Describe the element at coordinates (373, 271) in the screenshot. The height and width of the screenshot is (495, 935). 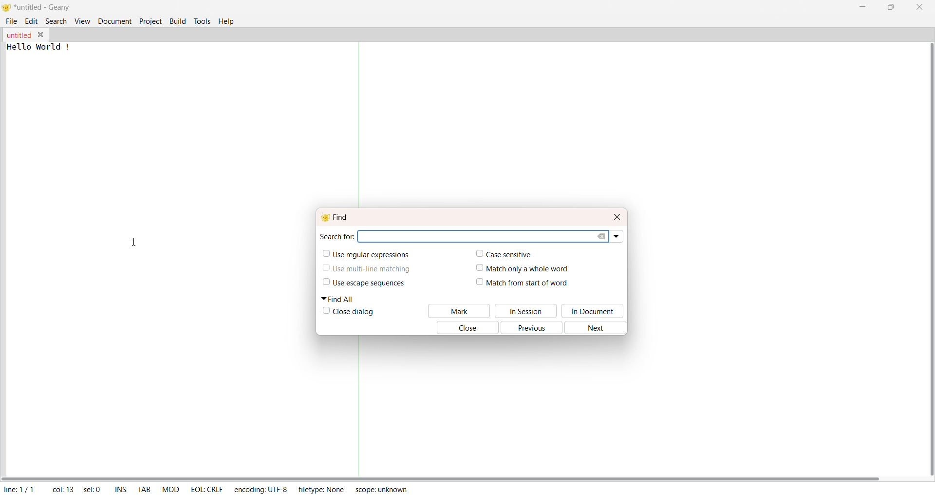
I see `Use Multi Line Matching` at that location.